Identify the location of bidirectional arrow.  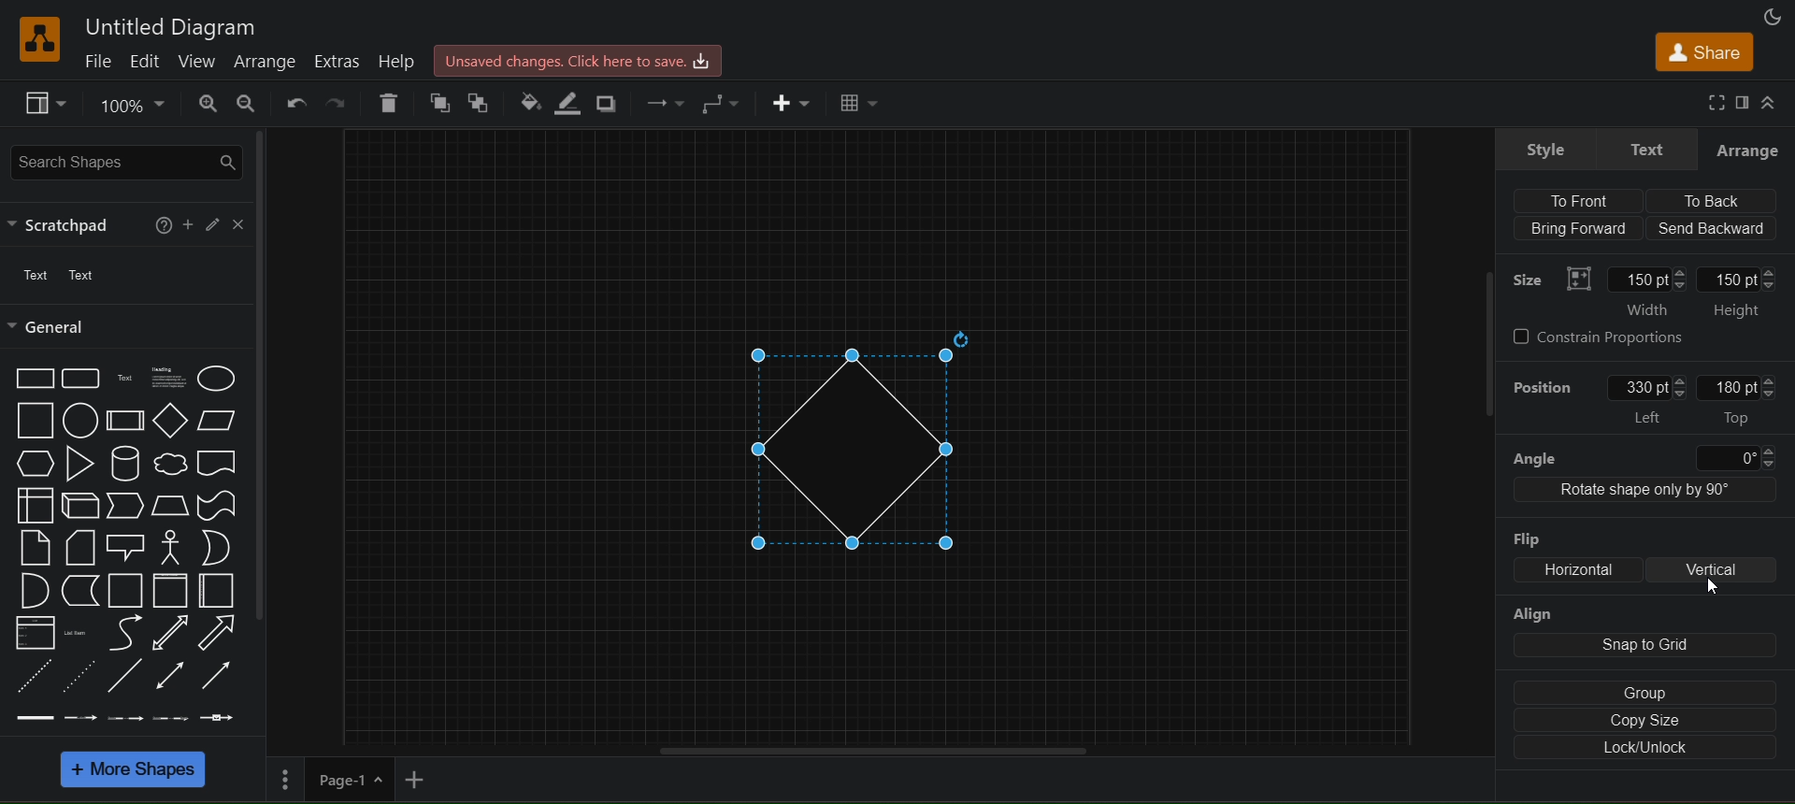
(171, 631).